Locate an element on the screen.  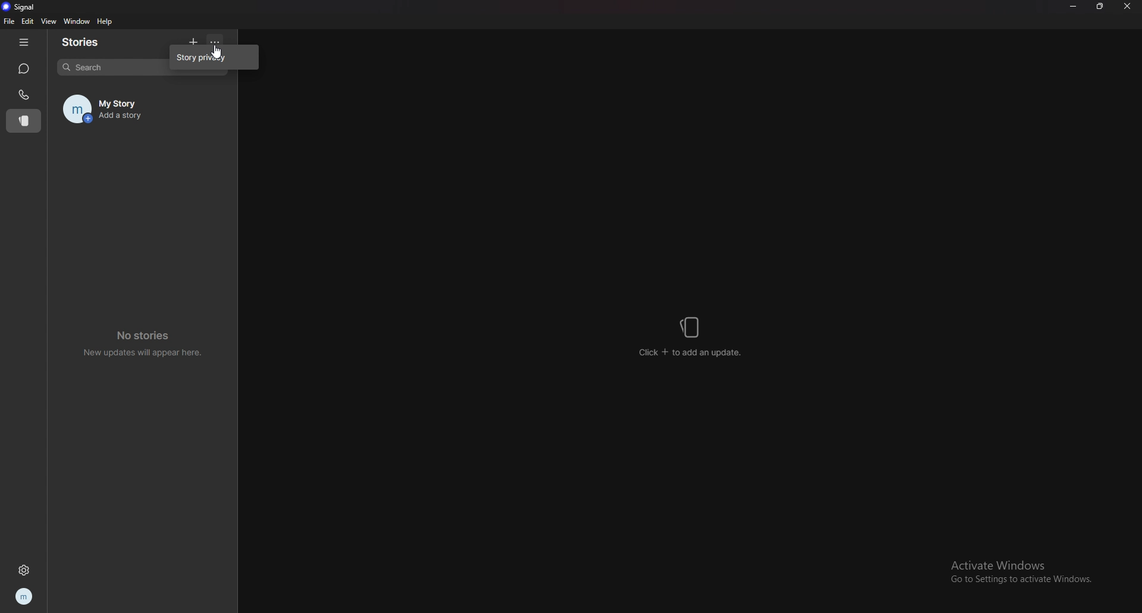
settings is located at coordinates (24, 571).